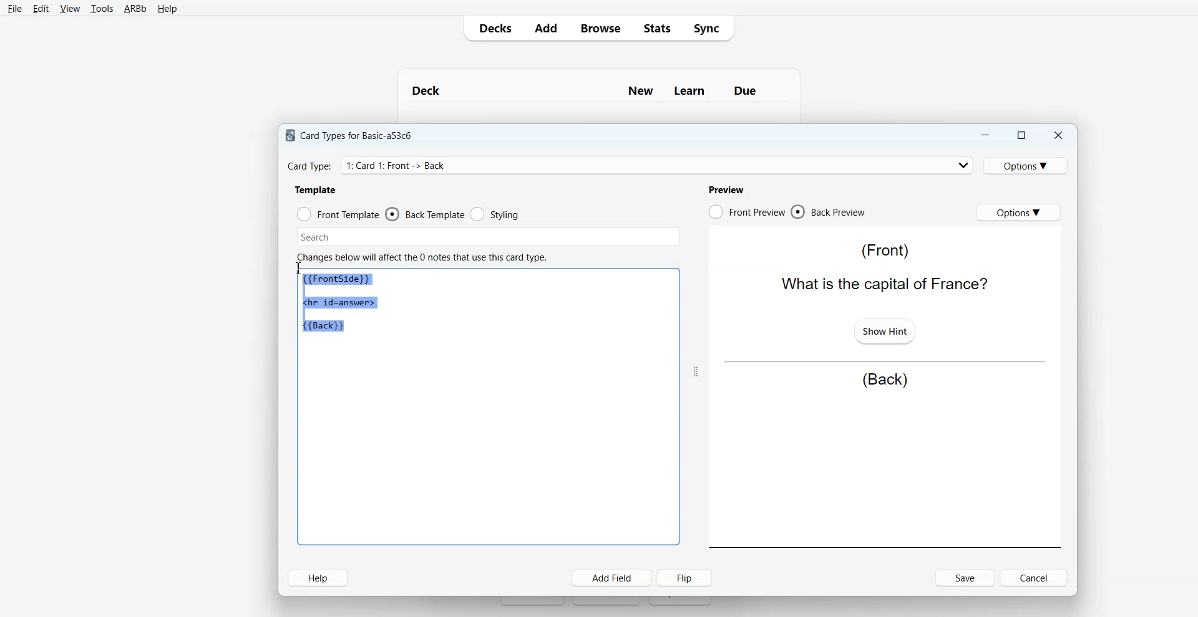  I want to click on File, so click(14, 8).